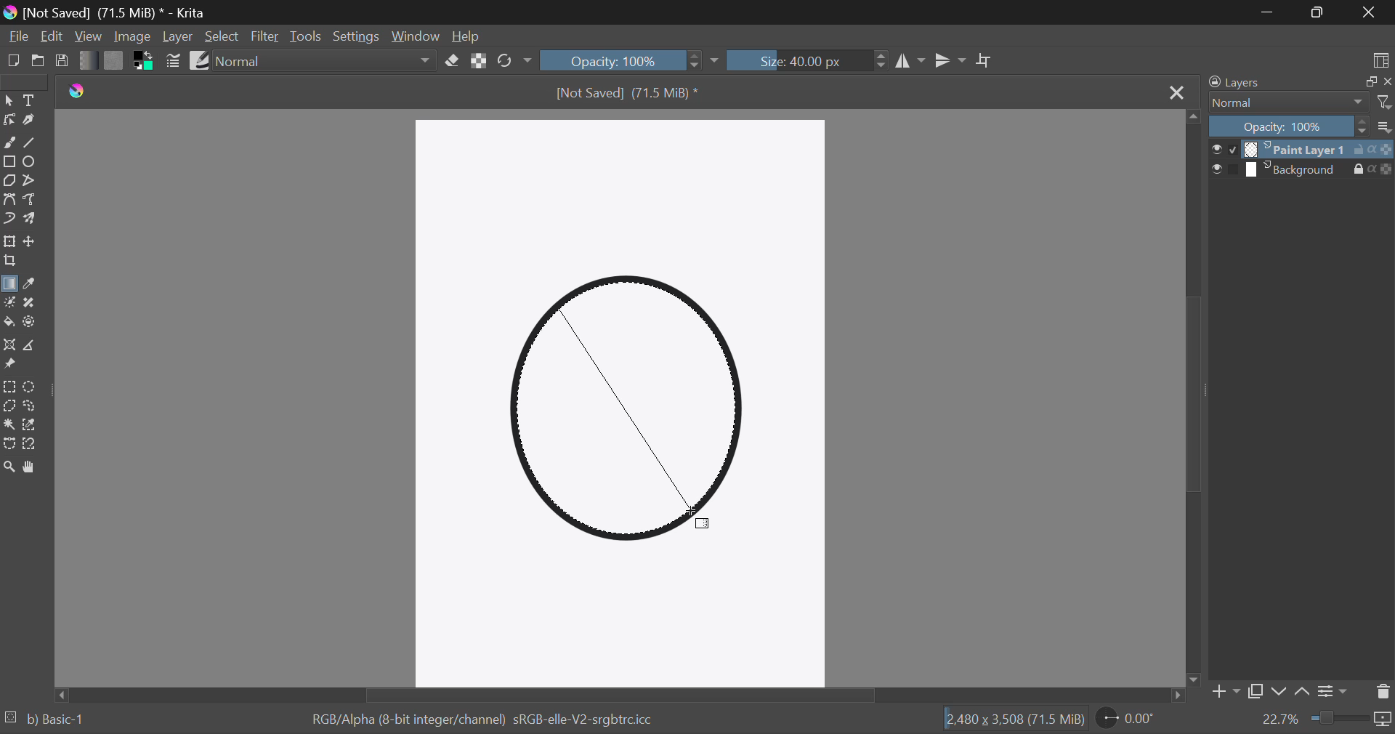  I want to click on Add Layer, so click(1225, 693).